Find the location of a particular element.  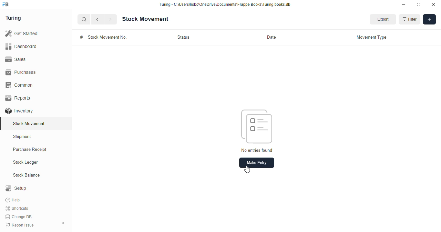

status is located at coordinates (184, 37).